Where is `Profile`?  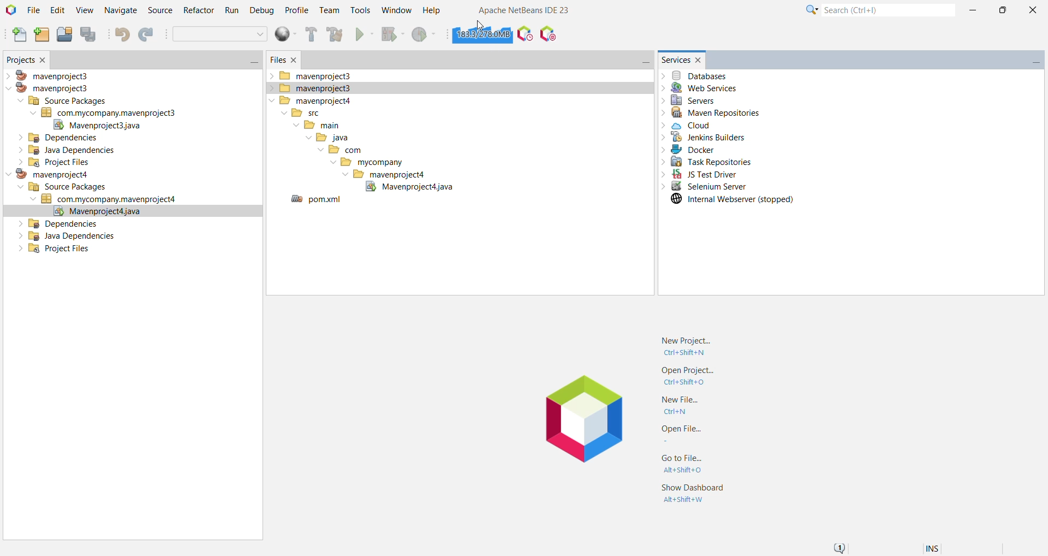
Profile is located at coordinates (296, 11).